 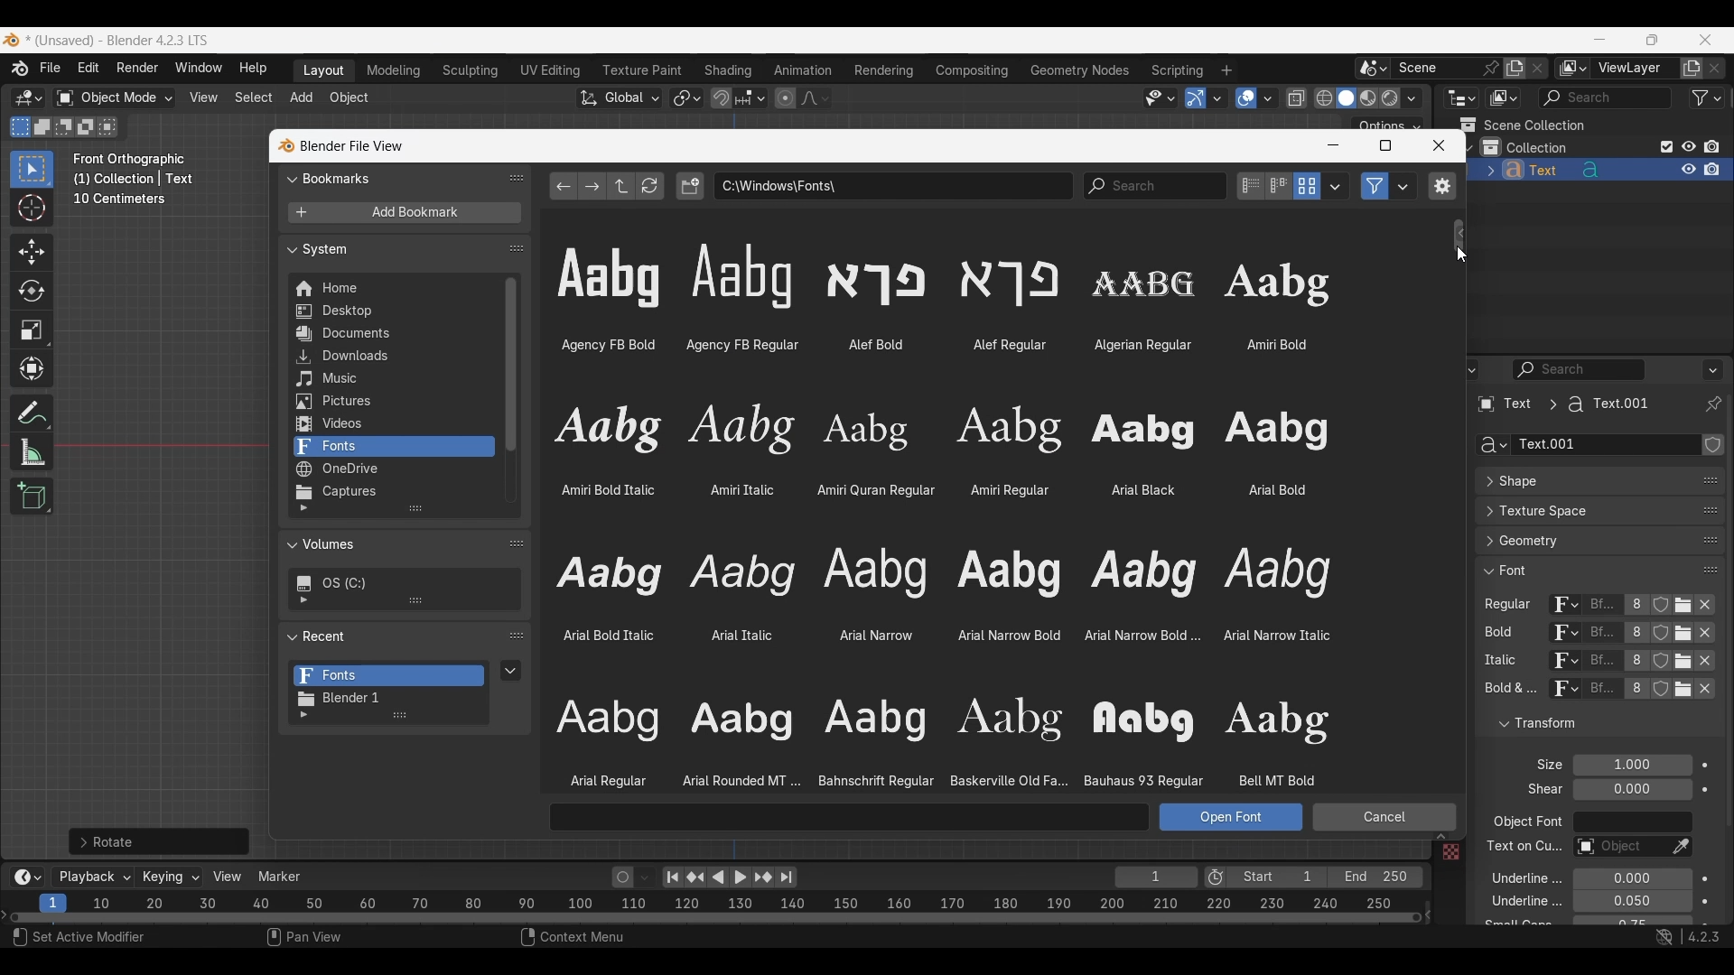 What do you see at coordinates (42, 127) in the screenshot?
I see `Extend existing selection` at bounding box center [42, 127].